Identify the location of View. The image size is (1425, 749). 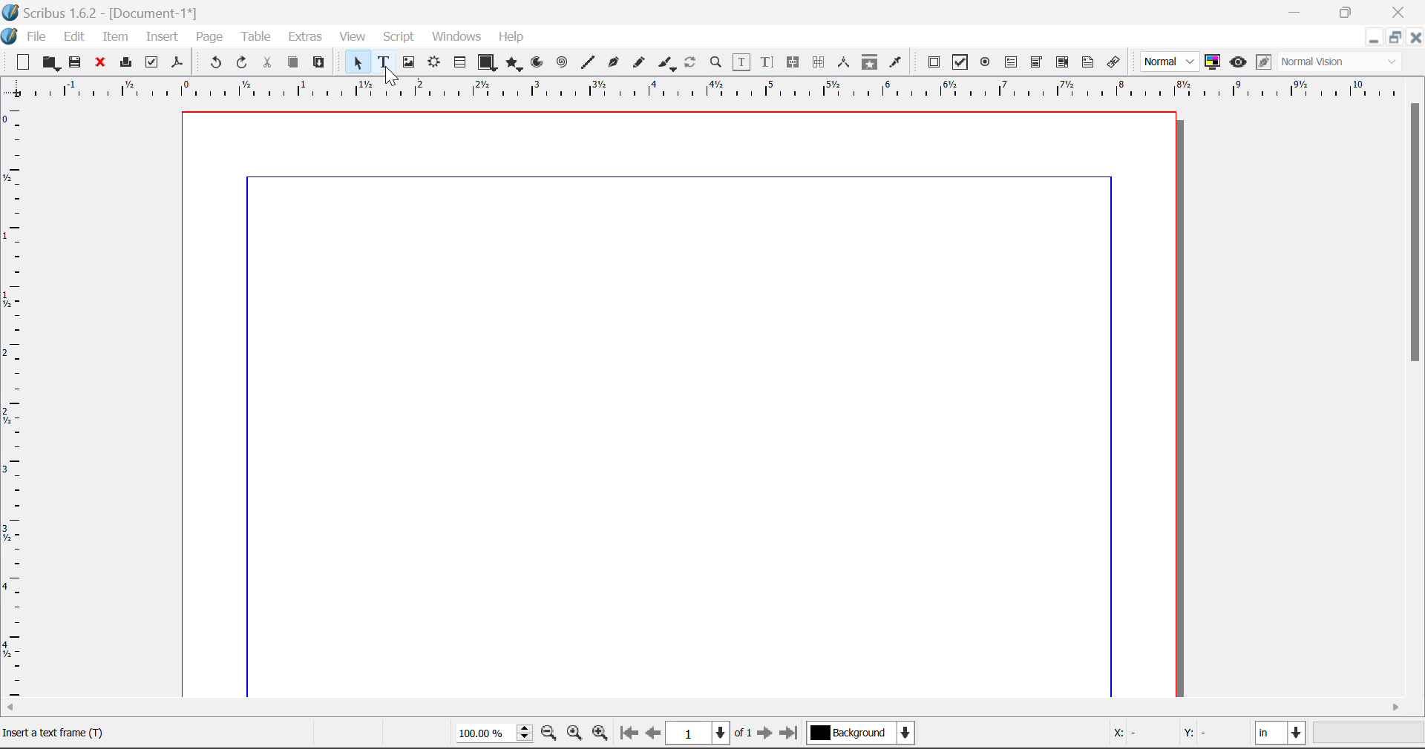
(353, 38).